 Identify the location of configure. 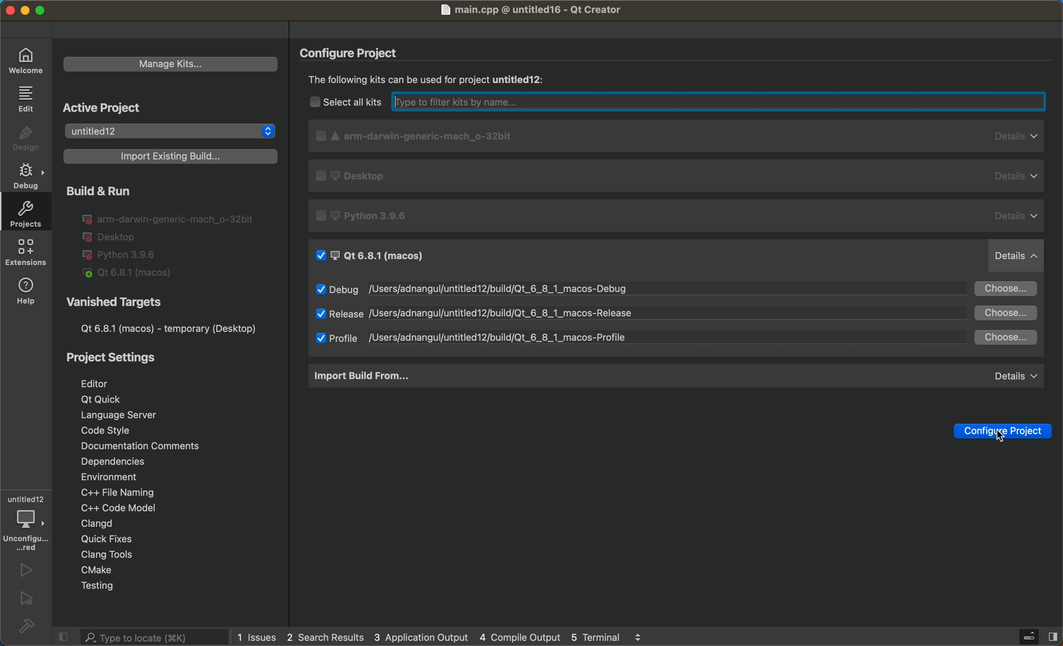
(359, 53).